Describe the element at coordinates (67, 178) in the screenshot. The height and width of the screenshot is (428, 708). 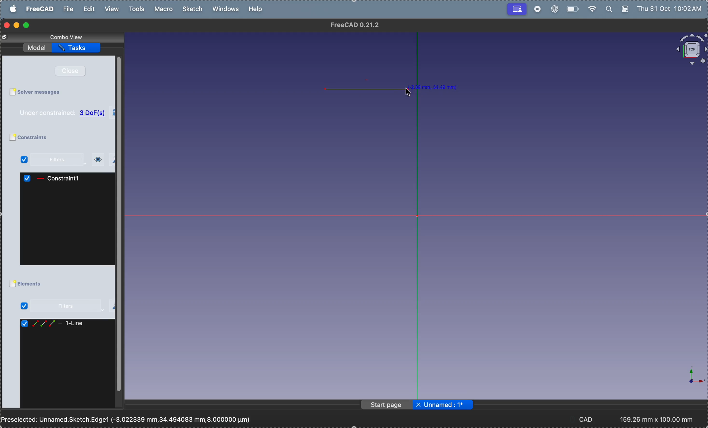
I see `constraint1` at that location.